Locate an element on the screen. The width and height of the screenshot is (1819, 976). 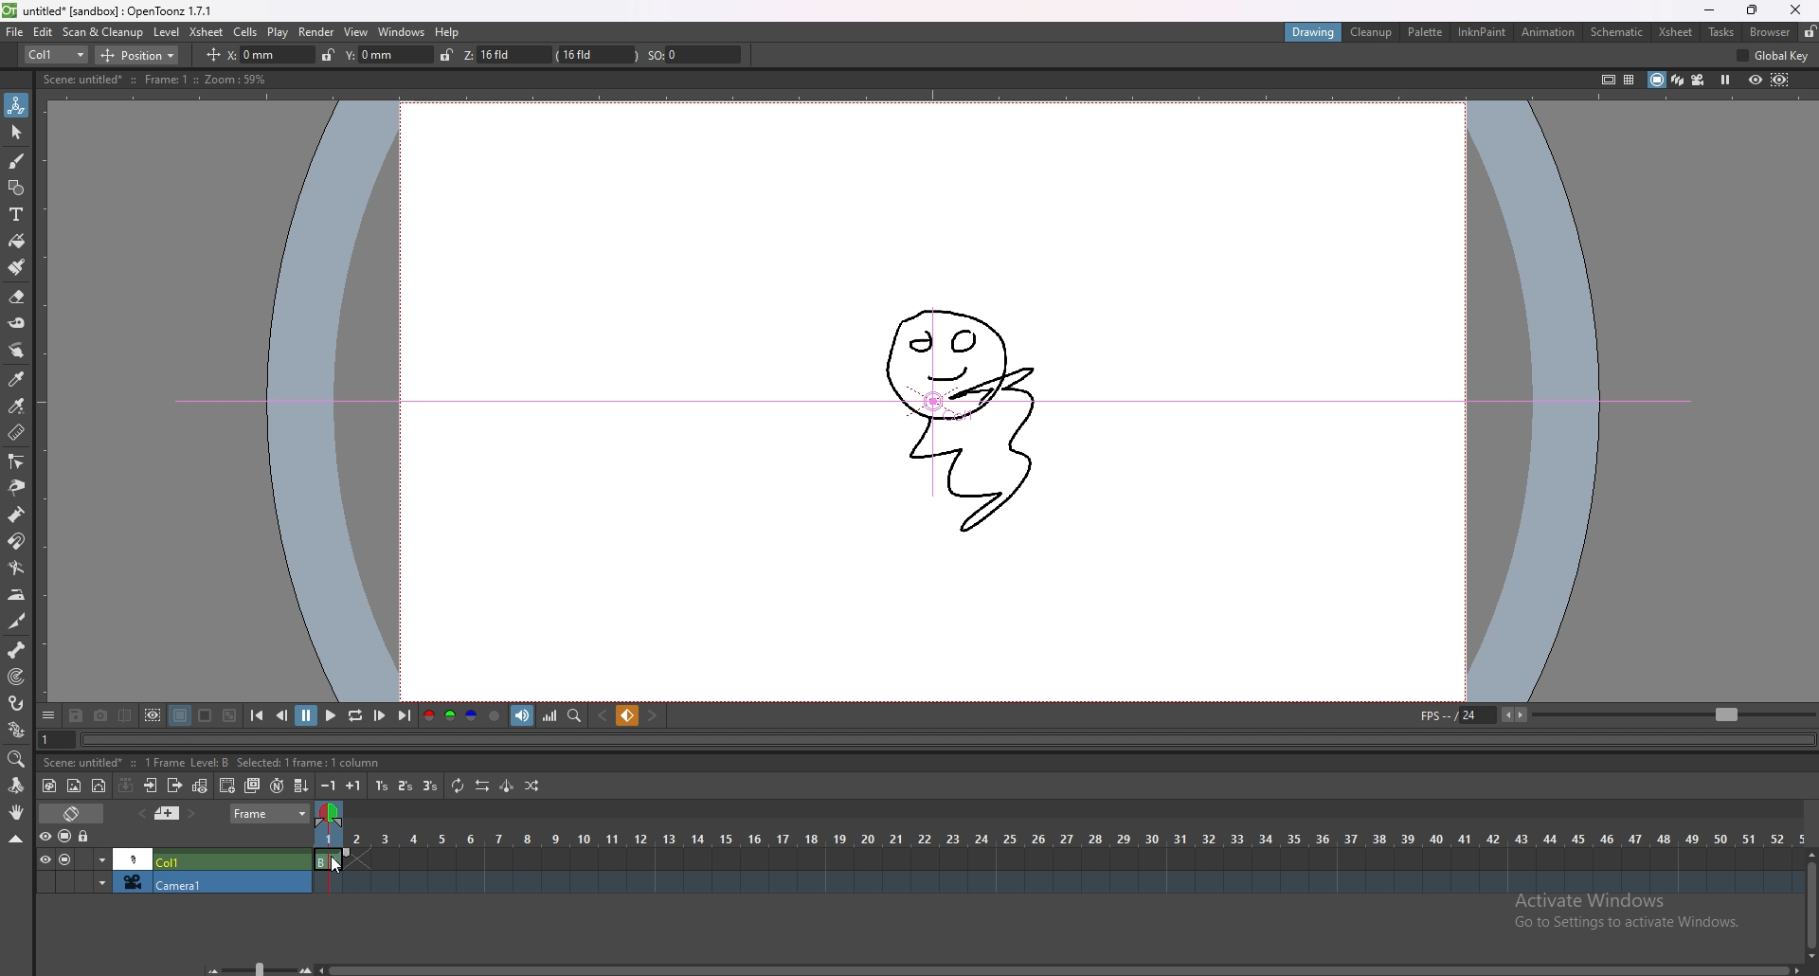
lock is located at coordinates (322, 54).